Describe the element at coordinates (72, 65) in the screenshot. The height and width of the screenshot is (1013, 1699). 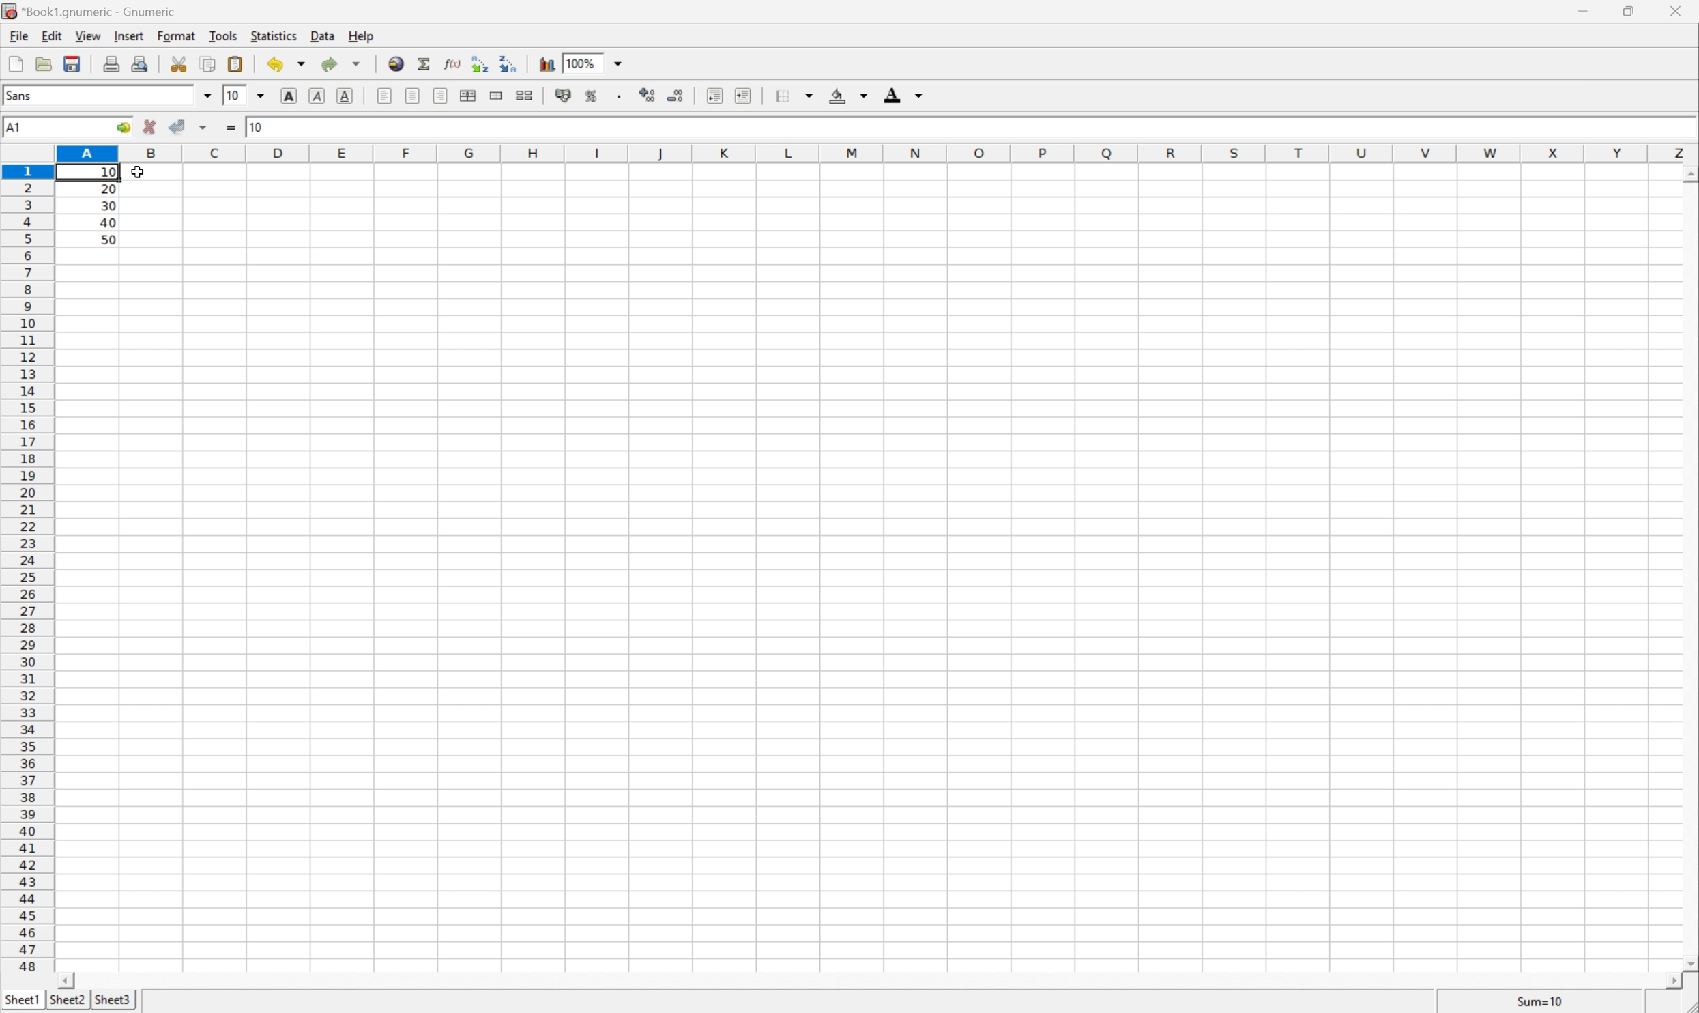
I see `Save current workbook` at that location.